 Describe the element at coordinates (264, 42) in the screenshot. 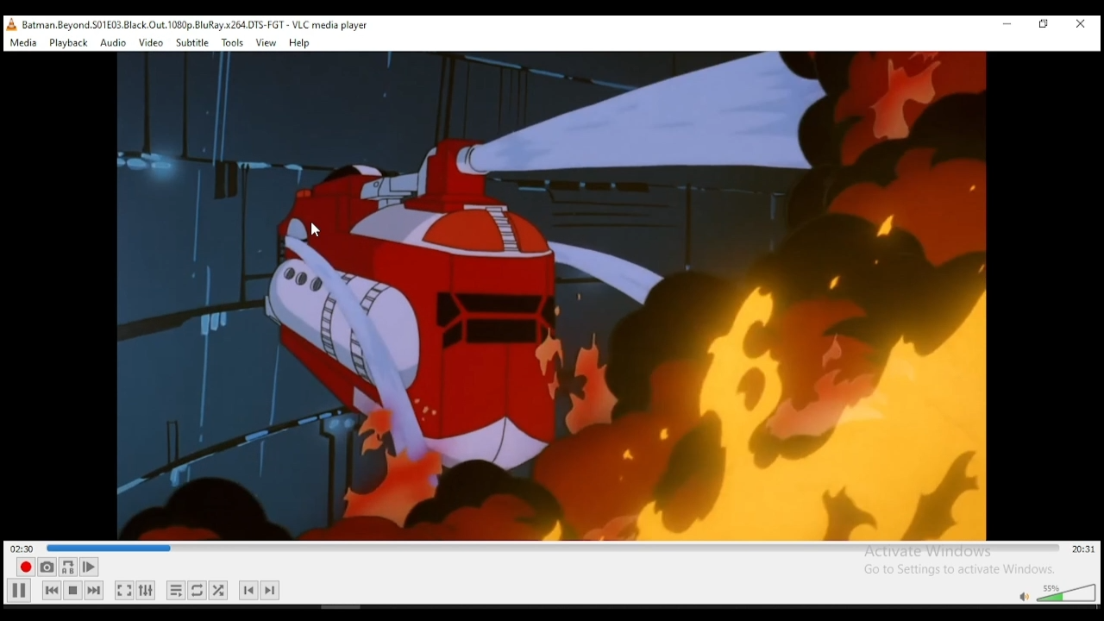

I see `view` at that location.